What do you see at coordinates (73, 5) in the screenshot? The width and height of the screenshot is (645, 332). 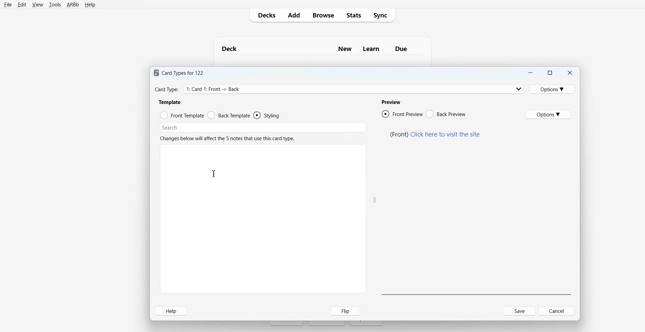 I see `ARBb` at bounding box center [73, 5].